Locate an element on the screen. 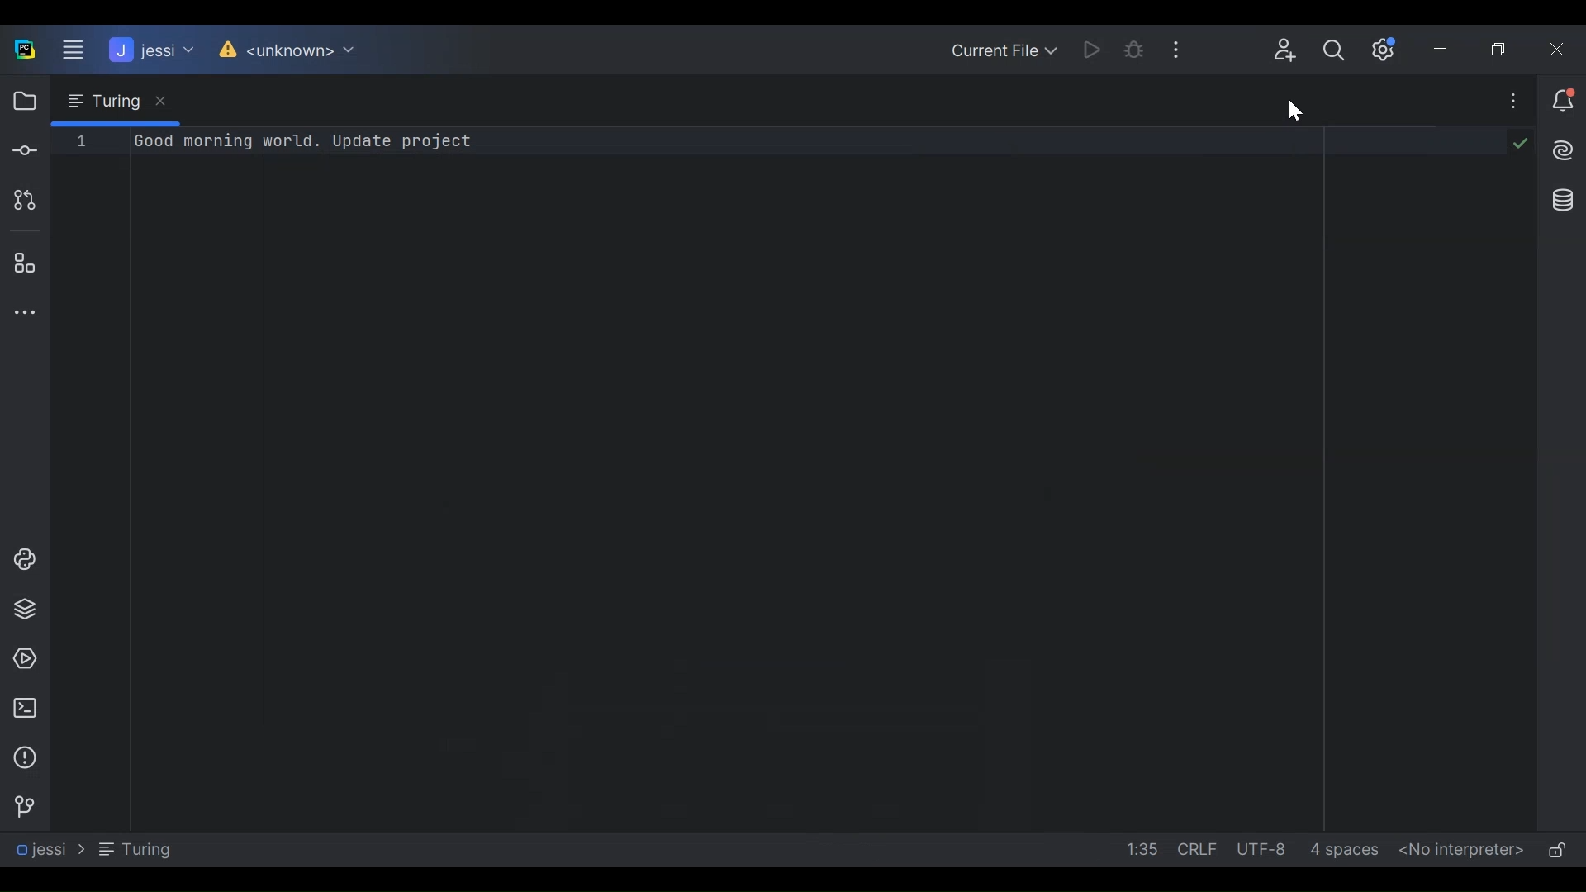 Image resolution: width=1586 pixels, height=892 pixels. No Interpreter is located at coordinates (1460, 852).